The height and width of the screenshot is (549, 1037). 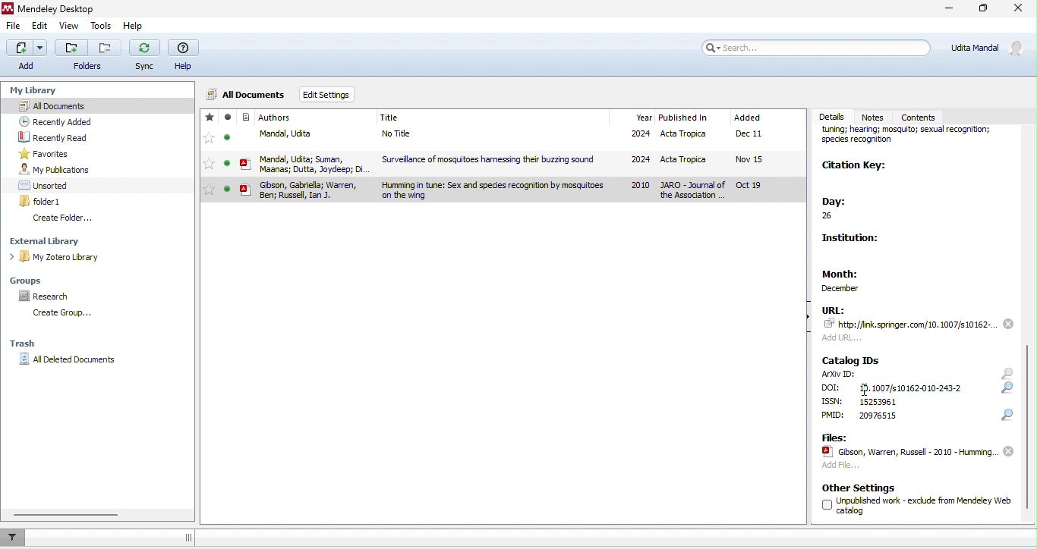 What do you see at coordinates (97, 105) in the screenshot?
I see `all documents` at bounding box center [97, 105].